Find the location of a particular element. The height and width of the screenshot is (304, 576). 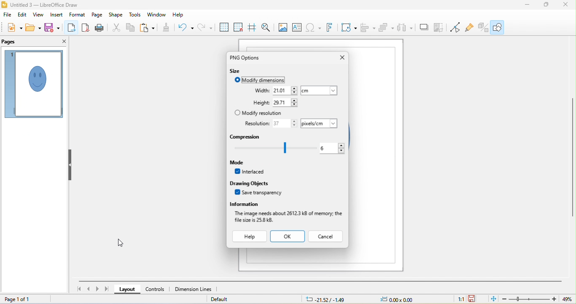

page view in page pane is located at coordinates (33, 84).